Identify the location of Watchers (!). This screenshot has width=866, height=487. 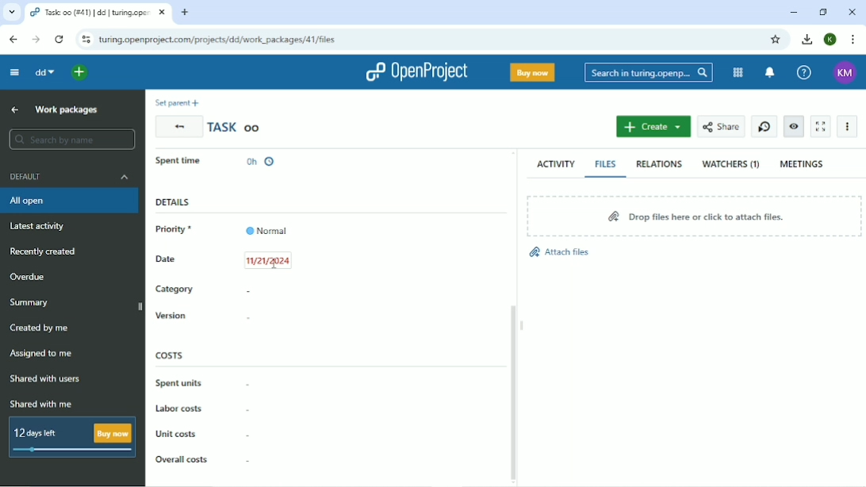
(731, 165).